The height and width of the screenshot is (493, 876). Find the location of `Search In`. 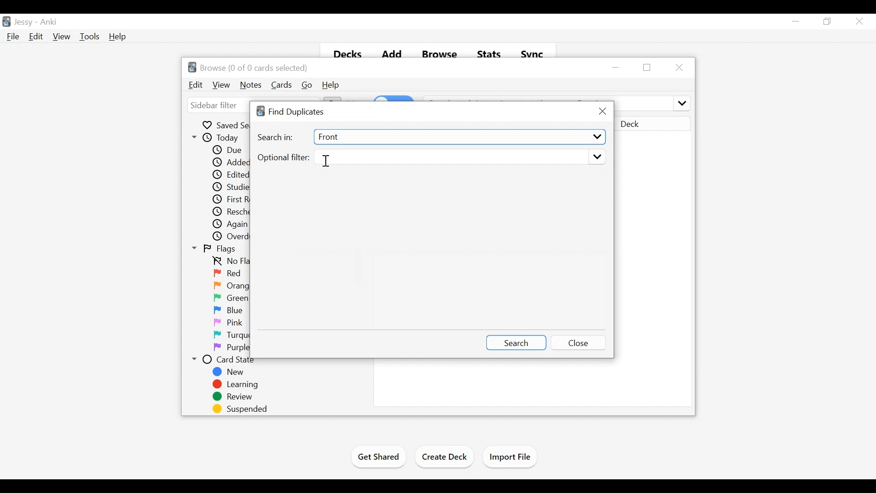

Search In is located at coordinates (276, 138).